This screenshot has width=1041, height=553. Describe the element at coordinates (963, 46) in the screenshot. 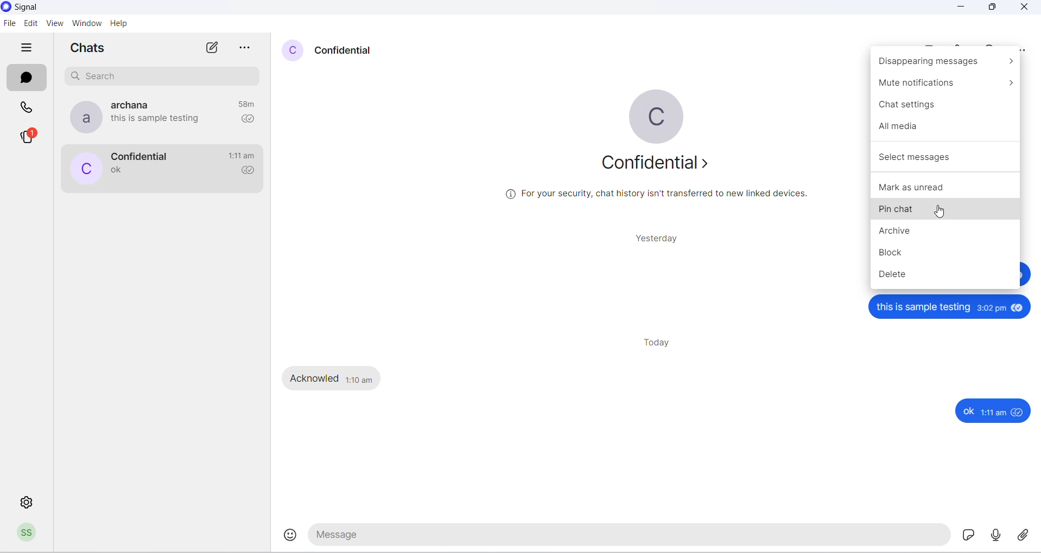

I see `voice call` at that location.